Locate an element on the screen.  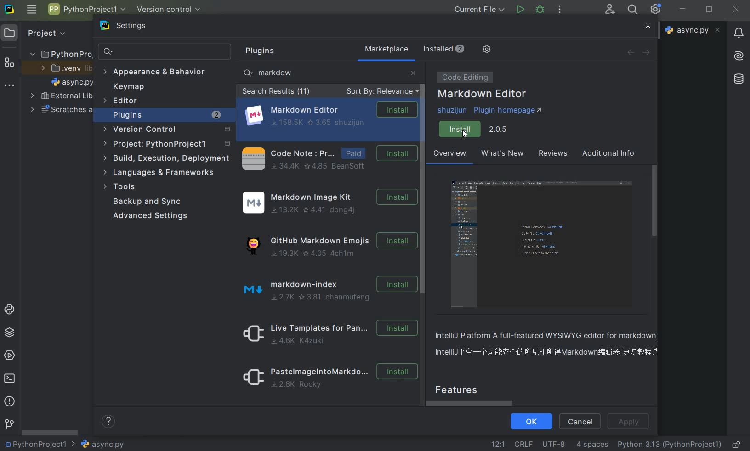
markdown is located at coordinates (274, 73).